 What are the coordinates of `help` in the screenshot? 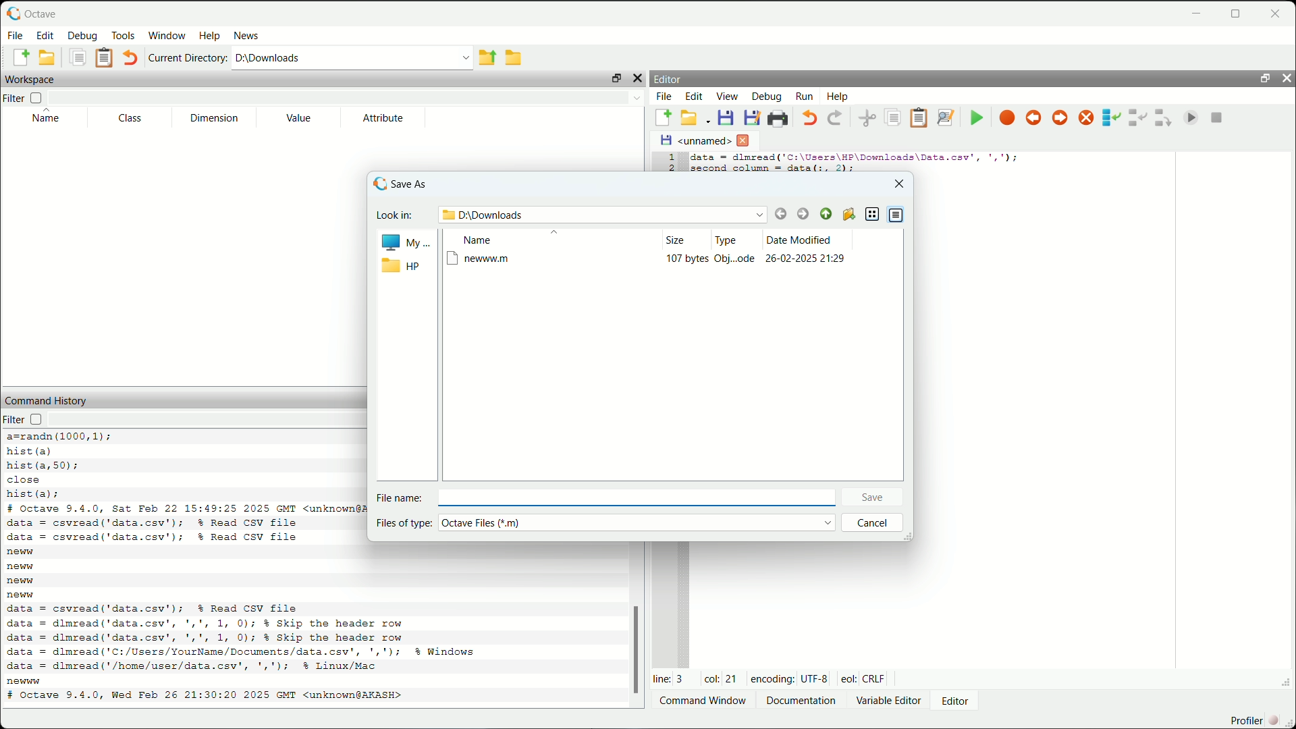 It's located at (210, 36).